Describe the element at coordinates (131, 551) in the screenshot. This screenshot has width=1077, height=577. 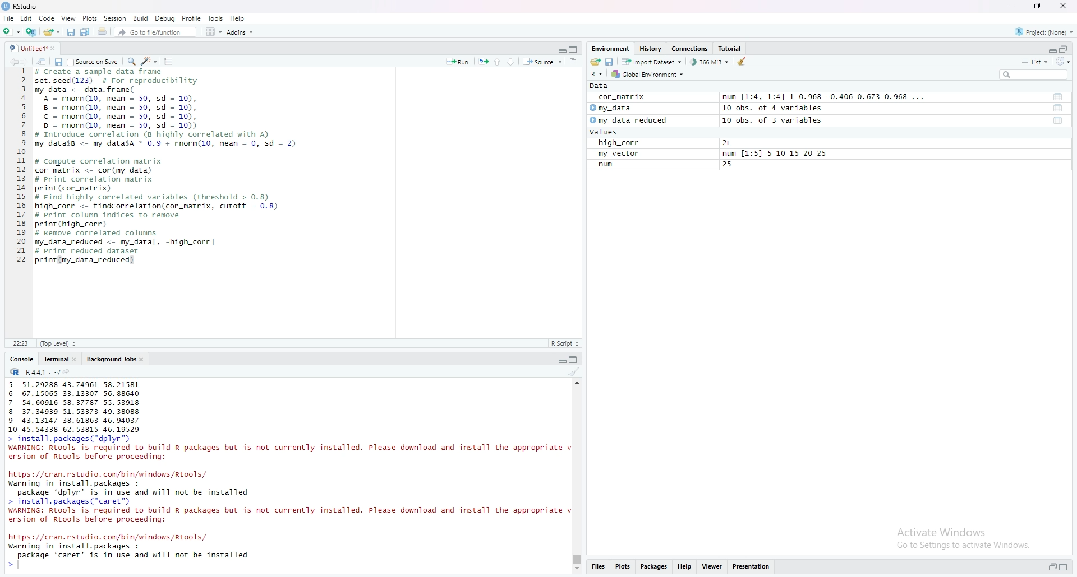
I see `https: //cran. rstudio. com/bin/windows/Rtools/
warning in install. packages :
package ‘caret’ is in use and will not be installed` at that location.